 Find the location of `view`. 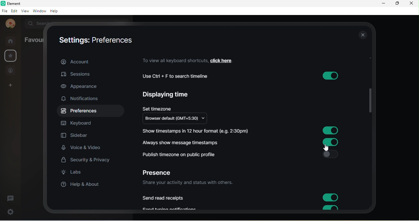

view is located at coordinates (25, 12).